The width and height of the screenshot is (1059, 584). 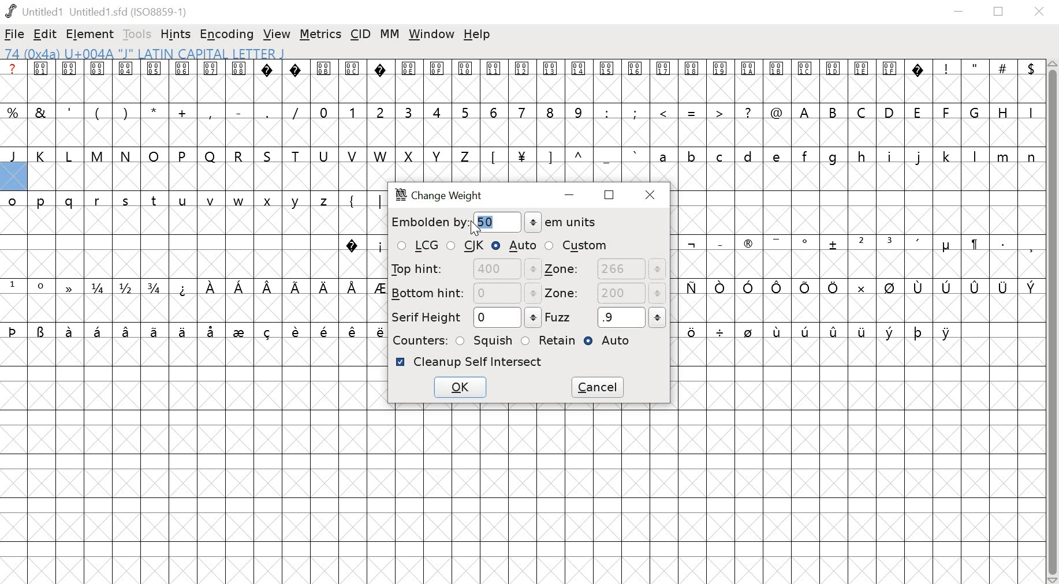 What do you see at coordinates (561, 222) in the screenshot?
I see `em units` at bounding box center [561, 222].